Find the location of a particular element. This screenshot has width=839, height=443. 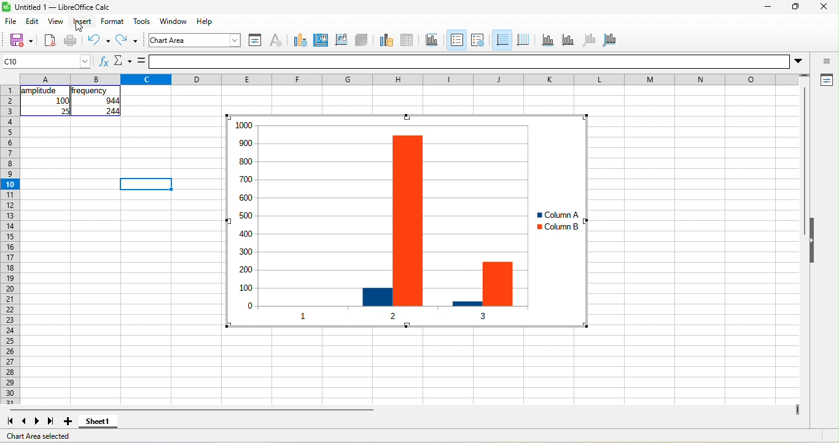

format selection is located at coordinates (254, 40).